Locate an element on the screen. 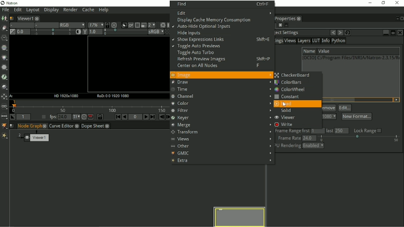 Image resolution: width=404 pixels, height=227 pixels. Layout is located at coordinates (33, 10).